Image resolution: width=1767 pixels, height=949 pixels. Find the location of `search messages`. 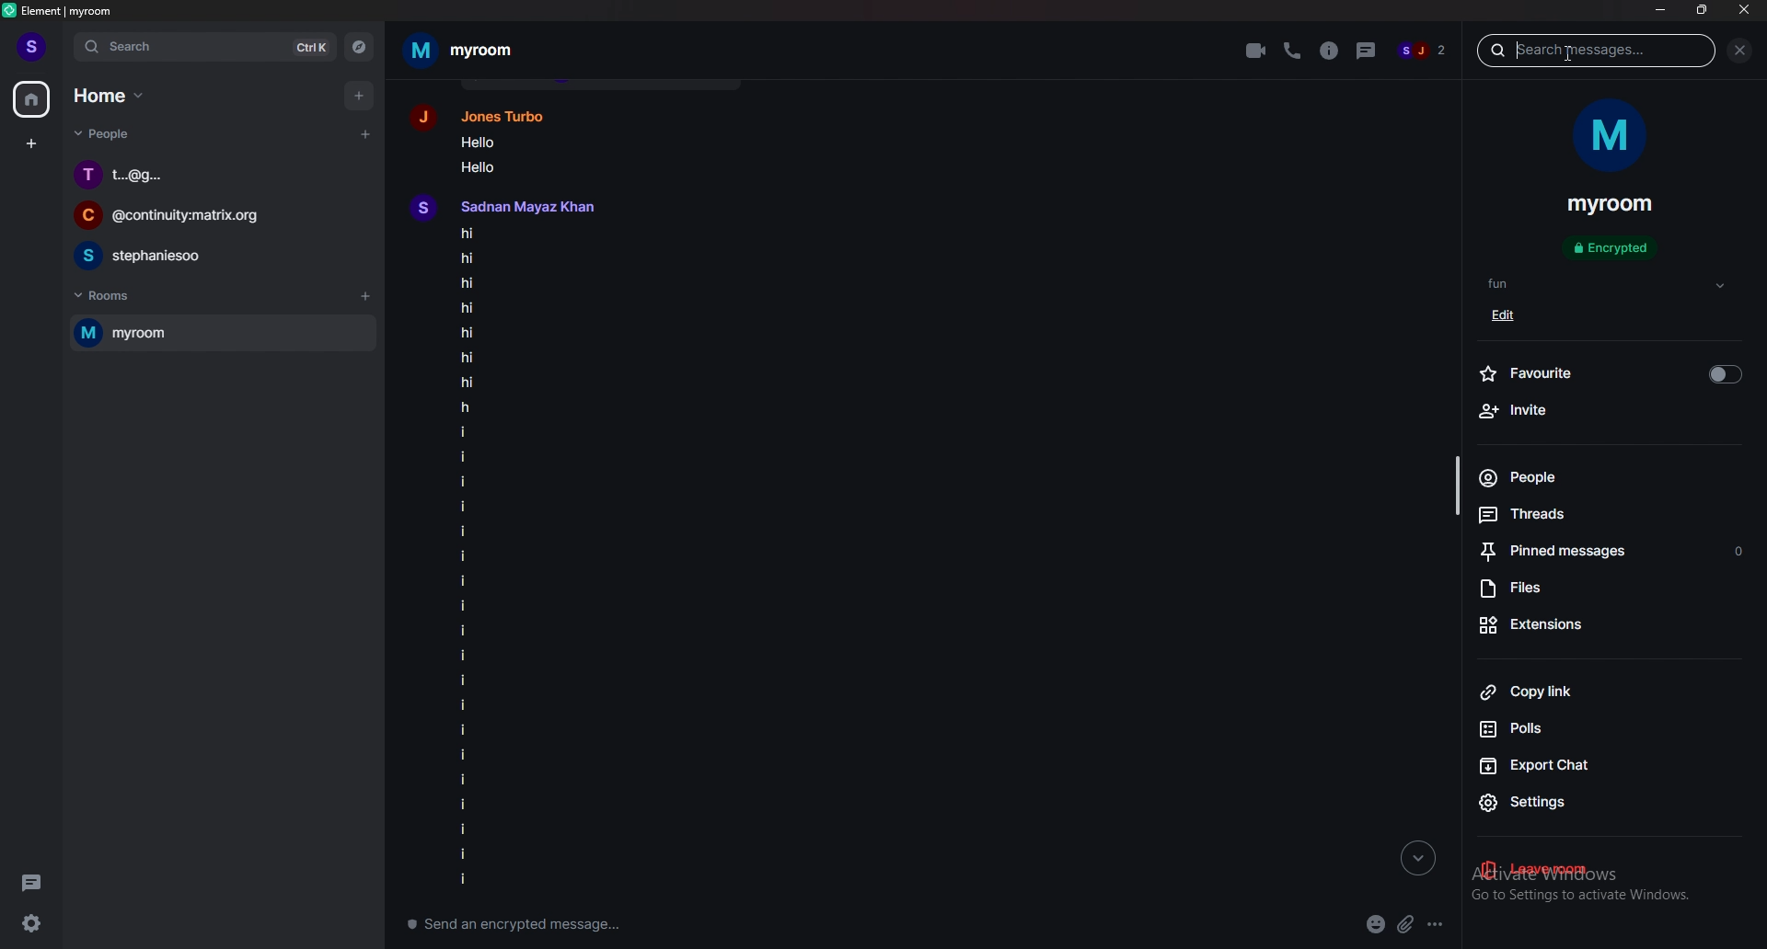

search messages is located at coordinates (1593, 51).